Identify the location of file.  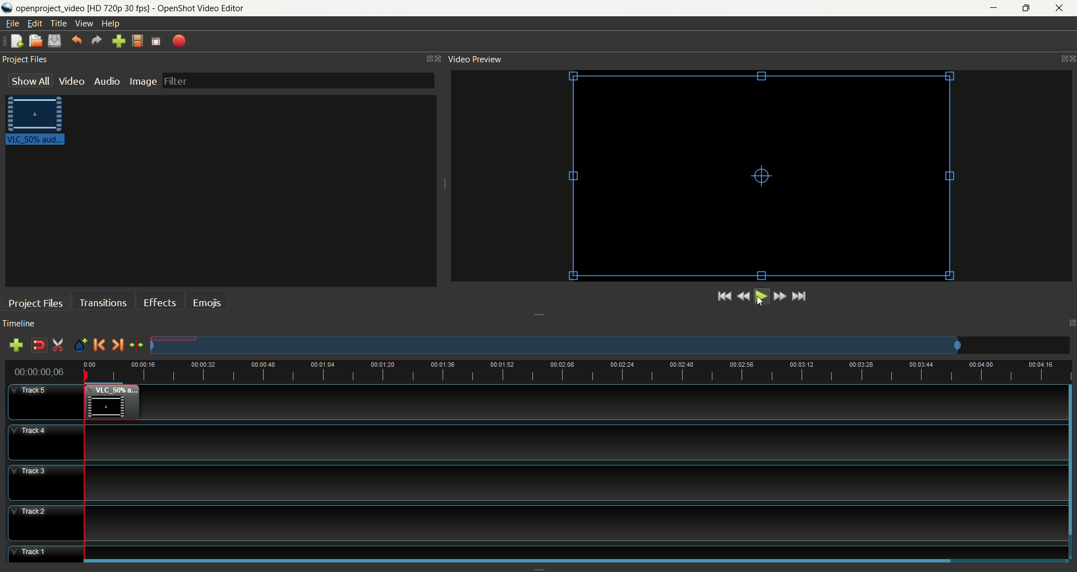
(12, 24).